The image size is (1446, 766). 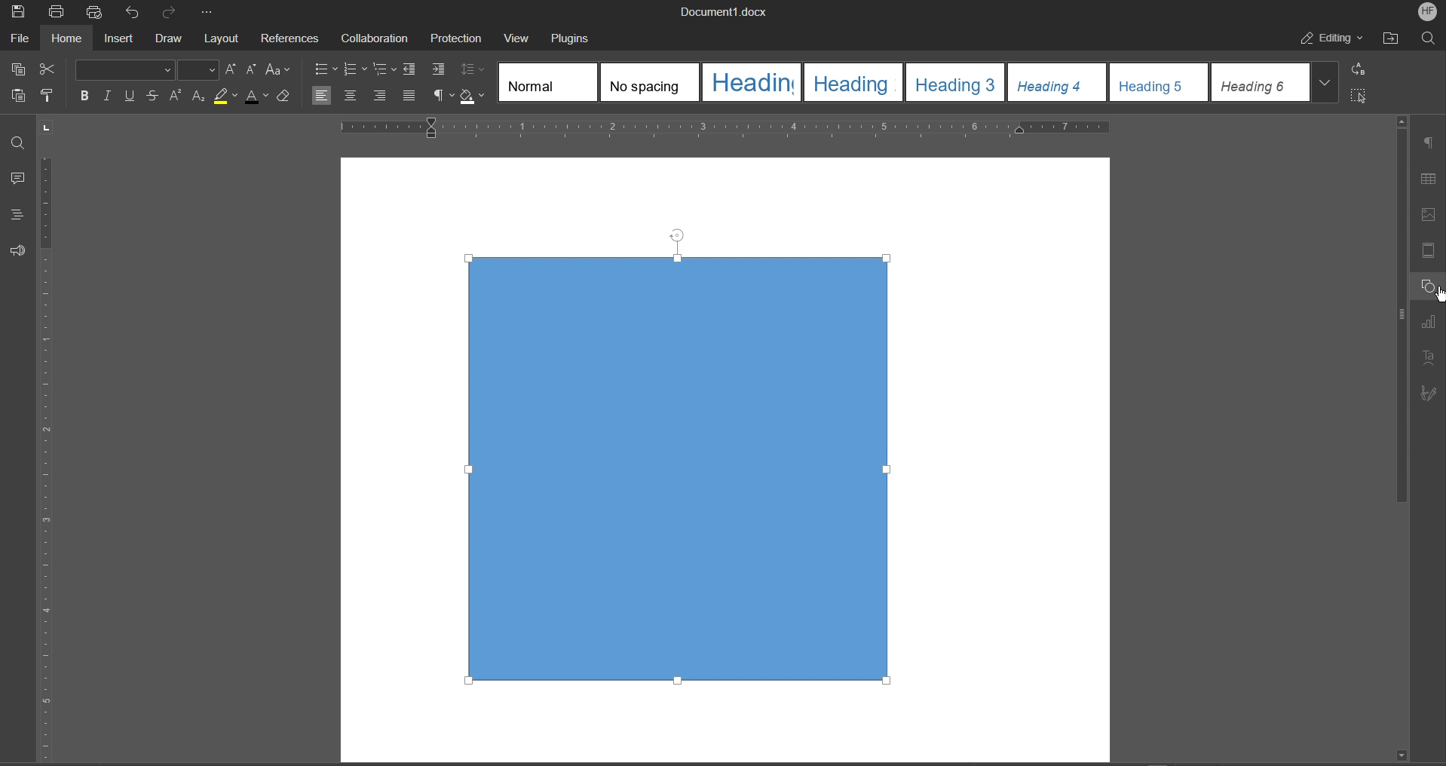 I want to click on Editing, so click(x=1331, y=40).